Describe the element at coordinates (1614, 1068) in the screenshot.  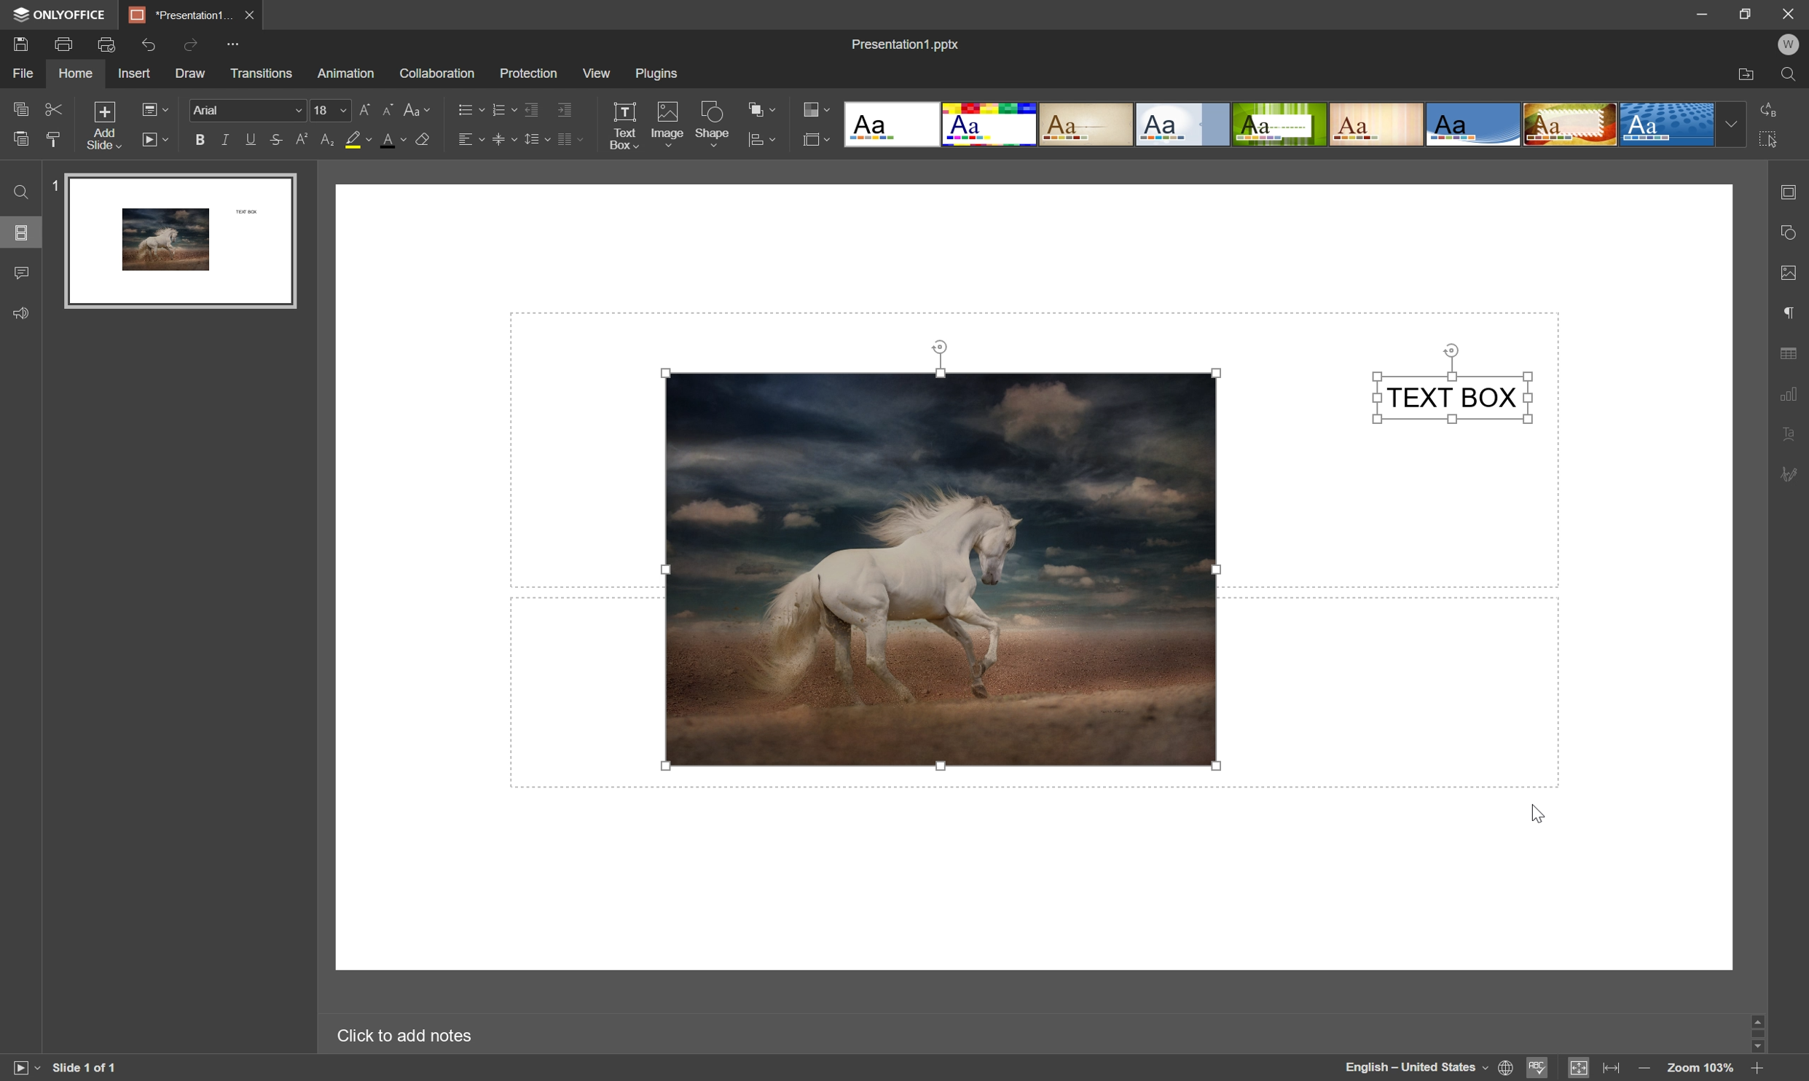
I see `fit to width` at that location.